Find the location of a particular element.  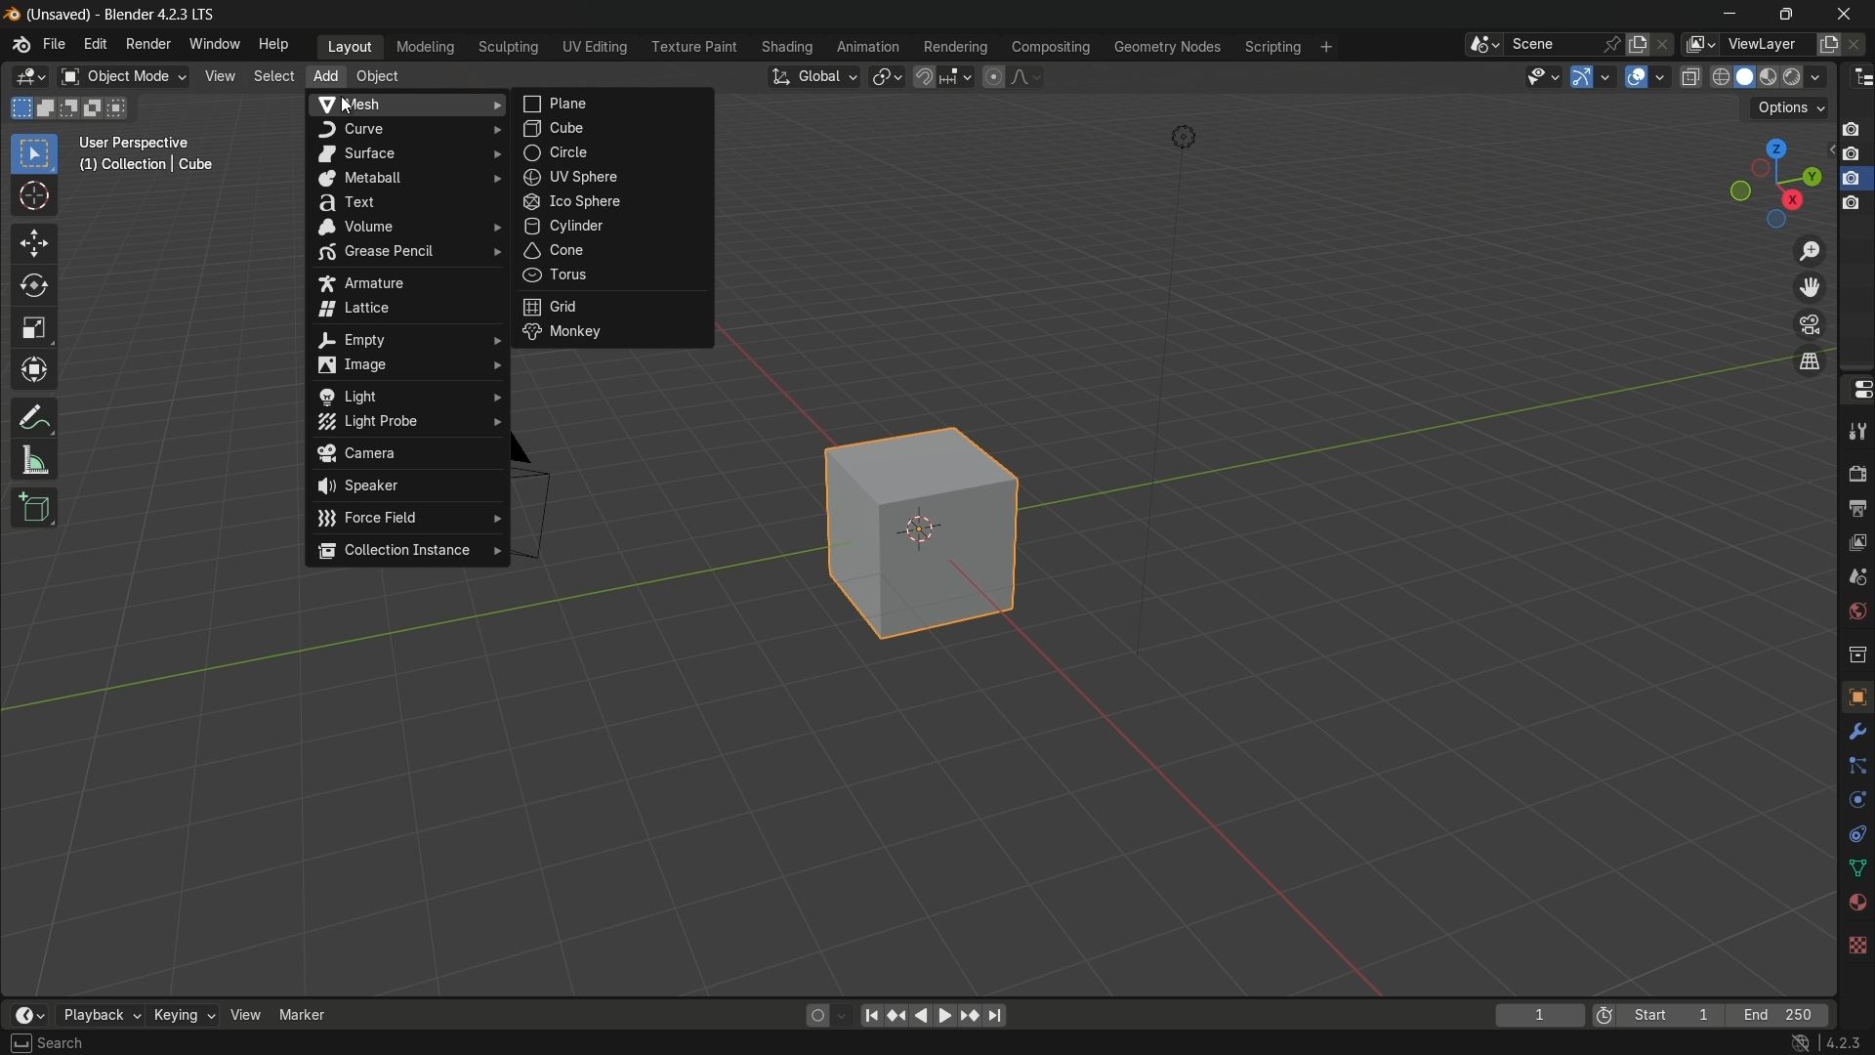

metaball is located at coordinates (405, 178).